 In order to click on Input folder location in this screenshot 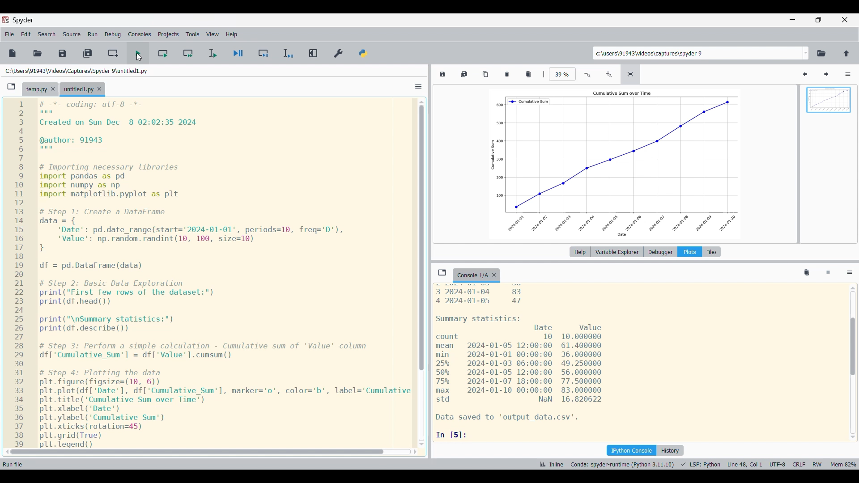, I will do `click(697, 53)`.